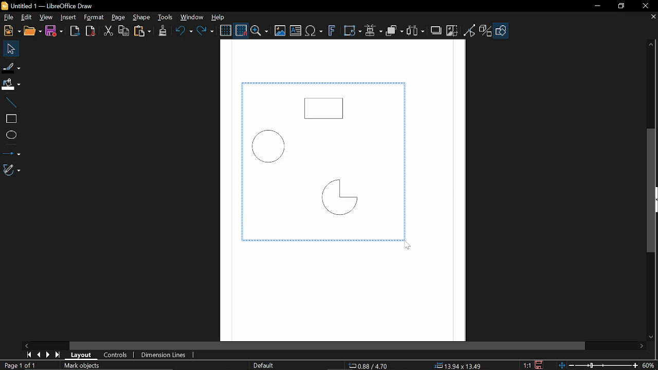 The width and height of the screenshot is (658, 370). What do you see at coordinates (648, 365) in the screenshot?
I see `60% (Current zoom)` at bounding box center [648, 365].